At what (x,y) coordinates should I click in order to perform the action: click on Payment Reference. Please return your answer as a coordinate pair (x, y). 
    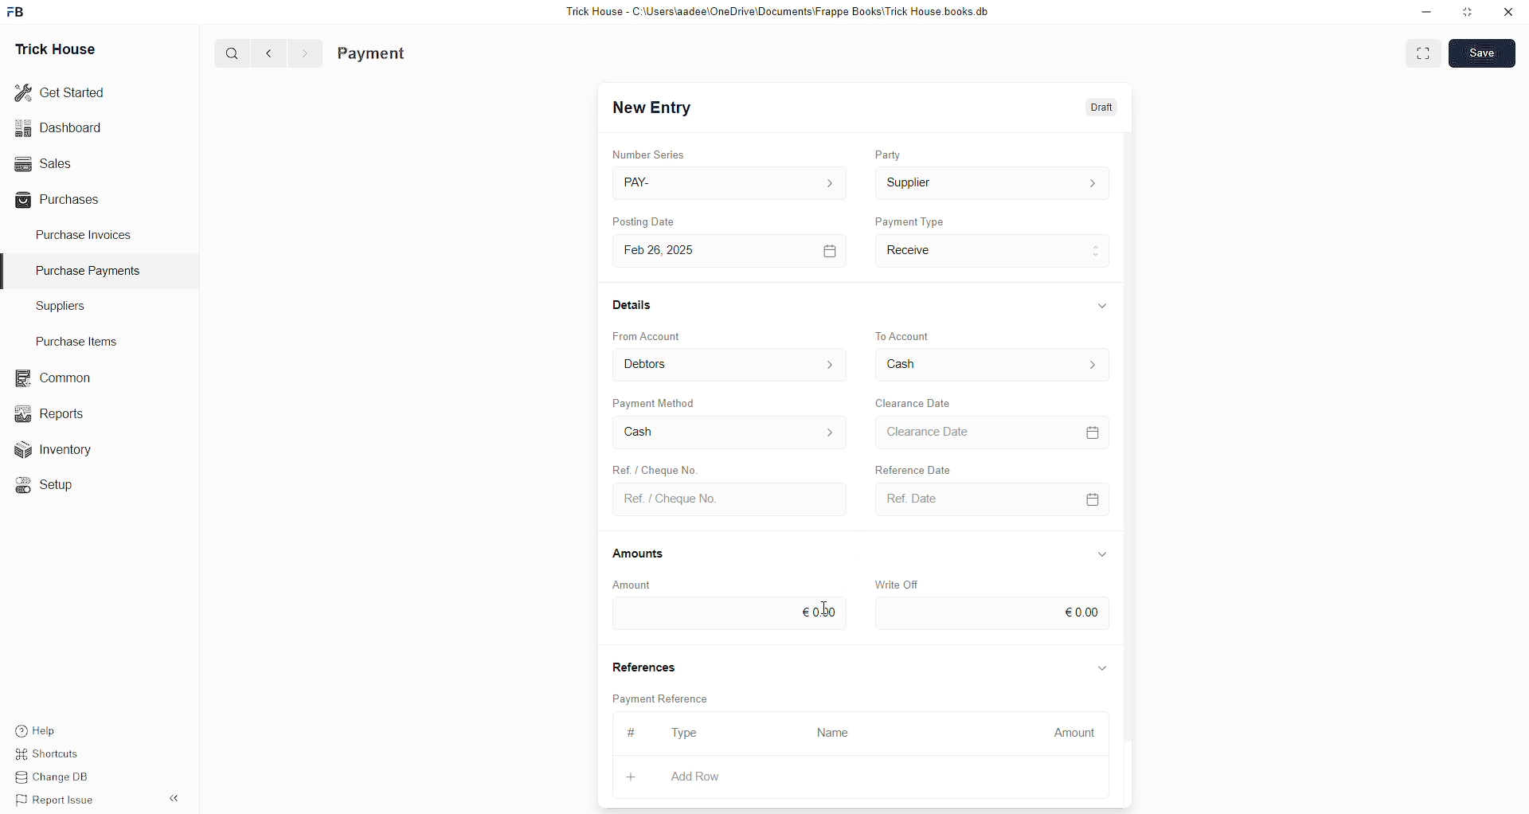
    Looking at the image, I should click on (660, 698).